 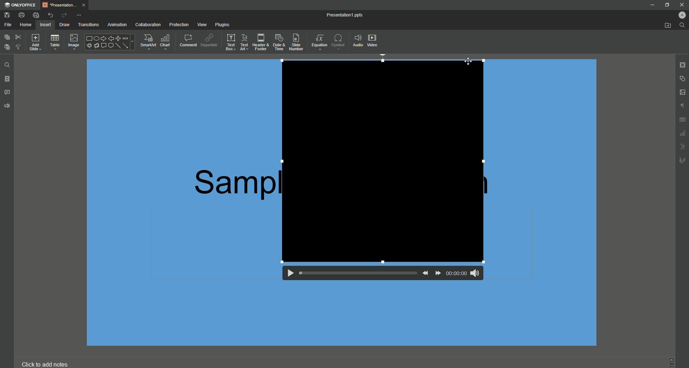 What do you see at coordinates (683, 79) in the screenshot?
I see `Shape Settings` at bounding box center [683, 79].